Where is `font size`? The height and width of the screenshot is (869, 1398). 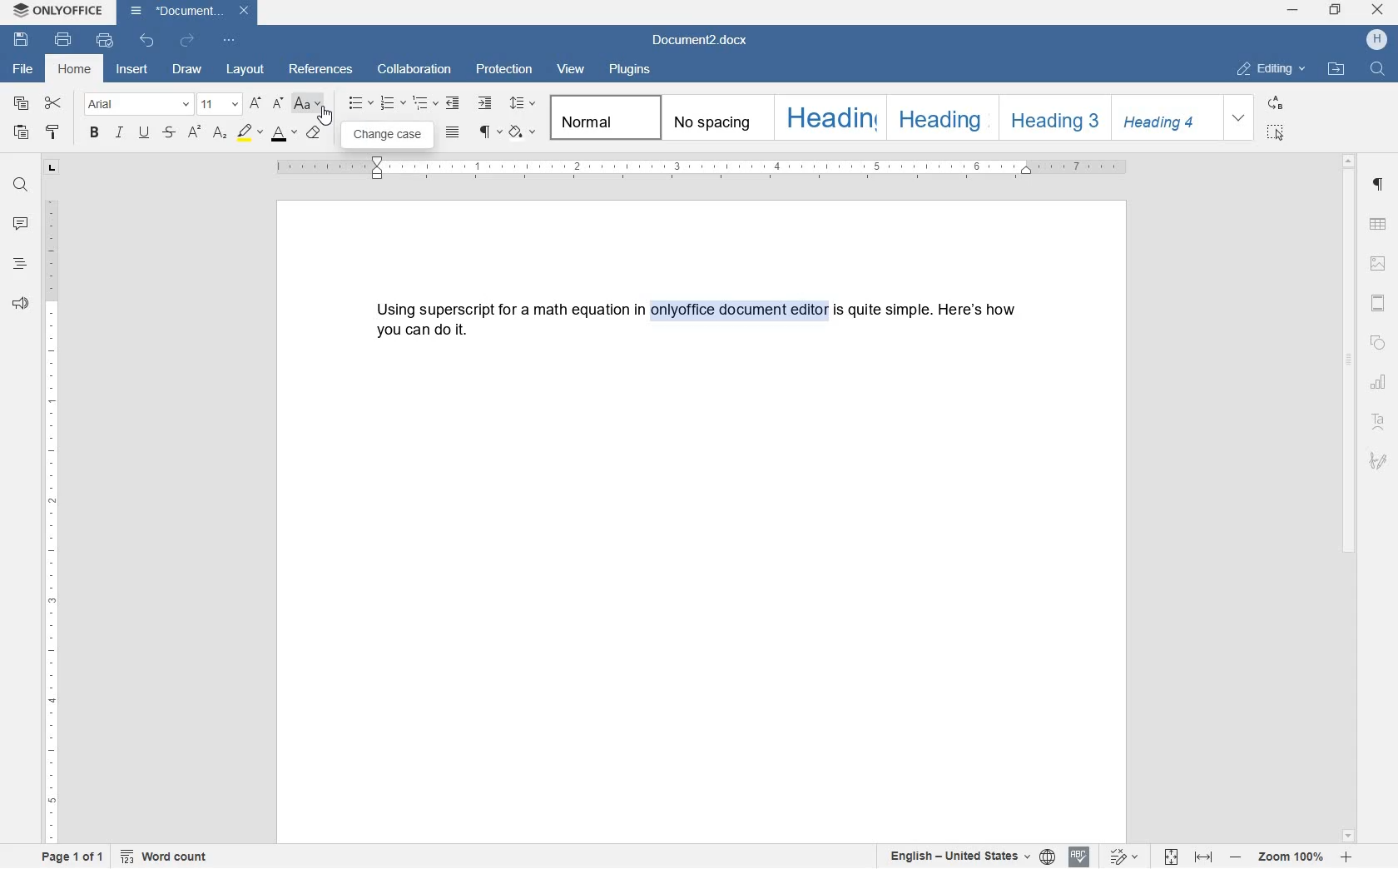 font size is located at coordinates (219, 103).